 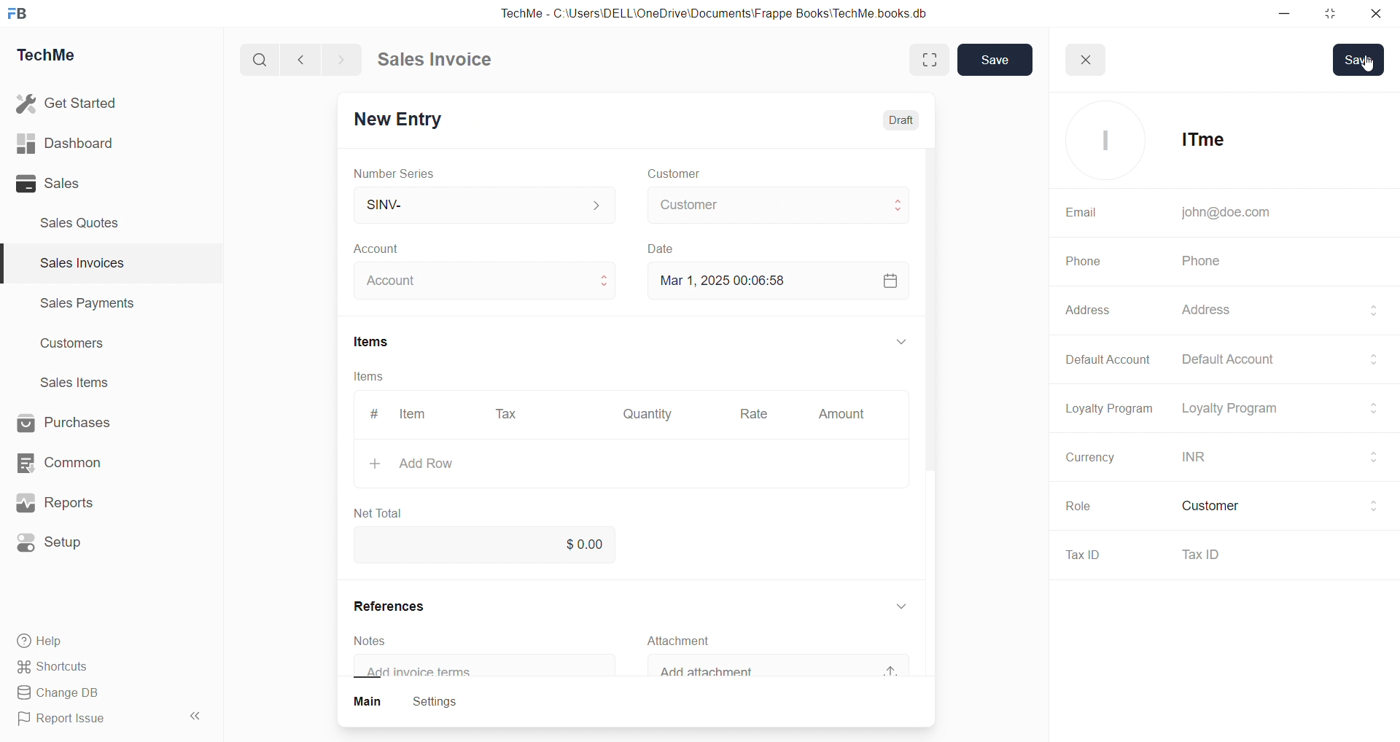 What do you see at coordinates (696, 638) in the screenshot?
I see `Attachment` at bounding box center [696, 638].